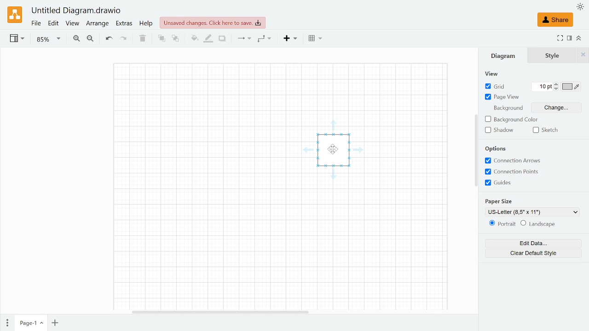 The height and width of the screenshot is (331, 589). I want to click on options, so click(497, 148).